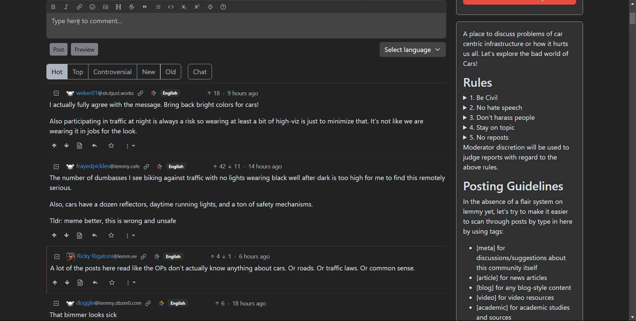 This screenshot has height=321, width=636. I want to click on collapse, so click(56, 303).